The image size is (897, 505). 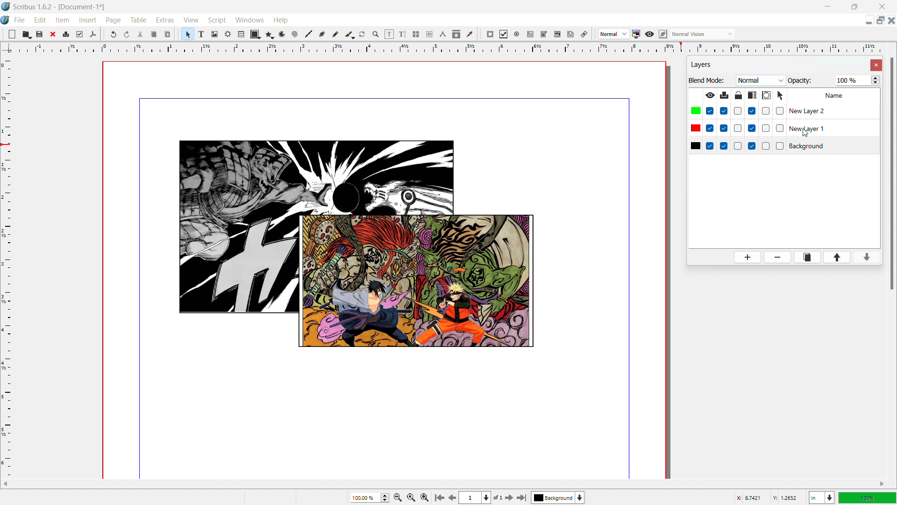 I want to click on table, so click(x=138, y=20).